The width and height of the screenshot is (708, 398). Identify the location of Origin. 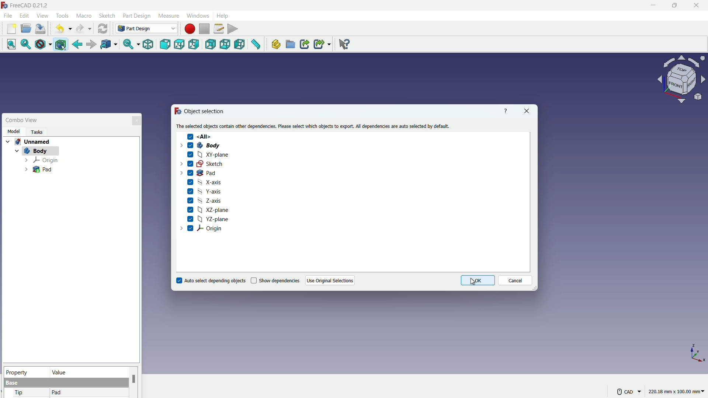
(41, 160).